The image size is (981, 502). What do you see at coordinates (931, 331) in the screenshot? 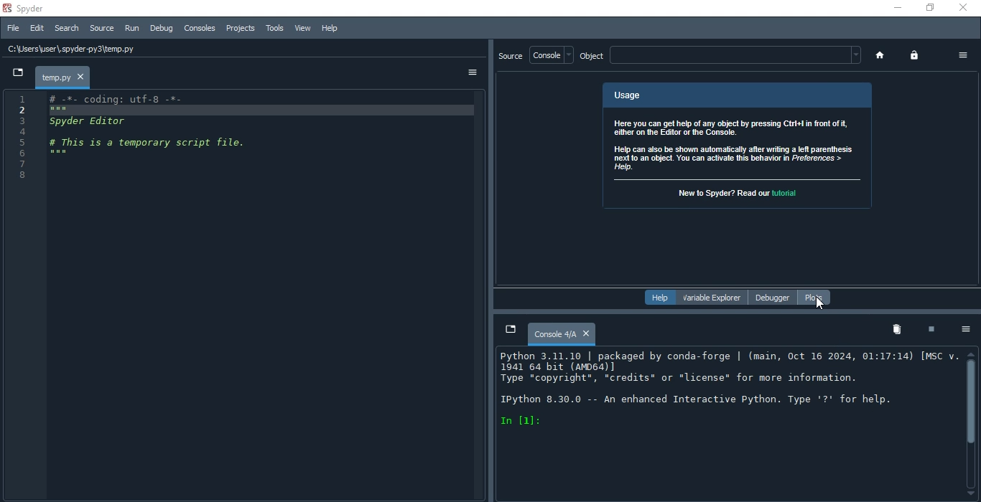
I see `stop` at bounding box center [931, 331].